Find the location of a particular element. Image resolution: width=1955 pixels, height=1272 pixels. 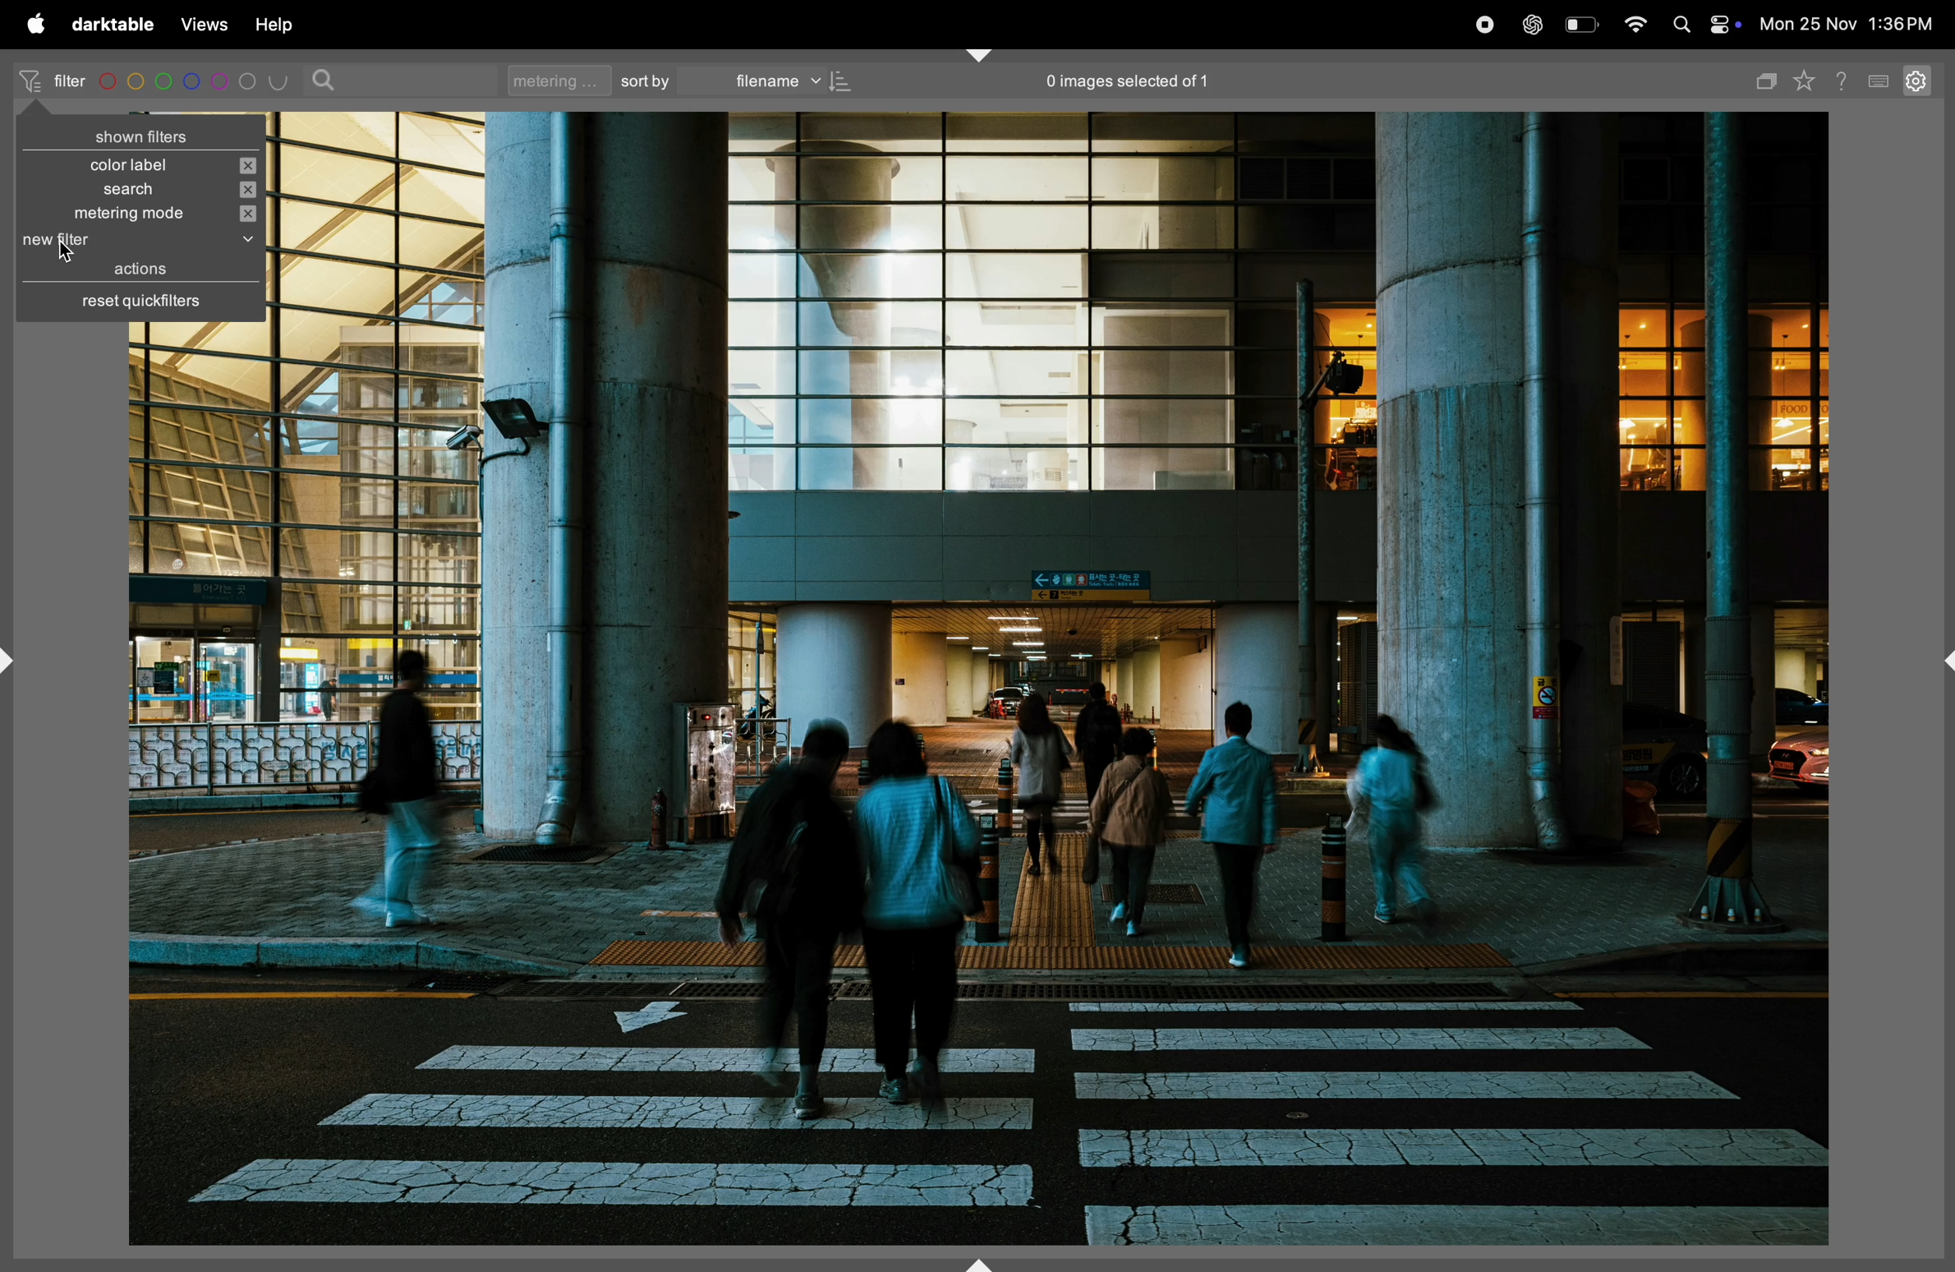

file name is located at coordinates (789, 81).